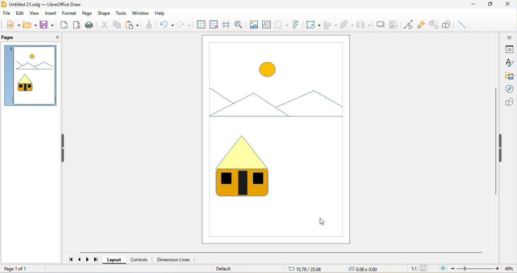 The height and width of the screenshot is (273, 517). What do you see at coordinates (69, 258) in the screenshot?
I see `first` at bounding box center [69, 258].